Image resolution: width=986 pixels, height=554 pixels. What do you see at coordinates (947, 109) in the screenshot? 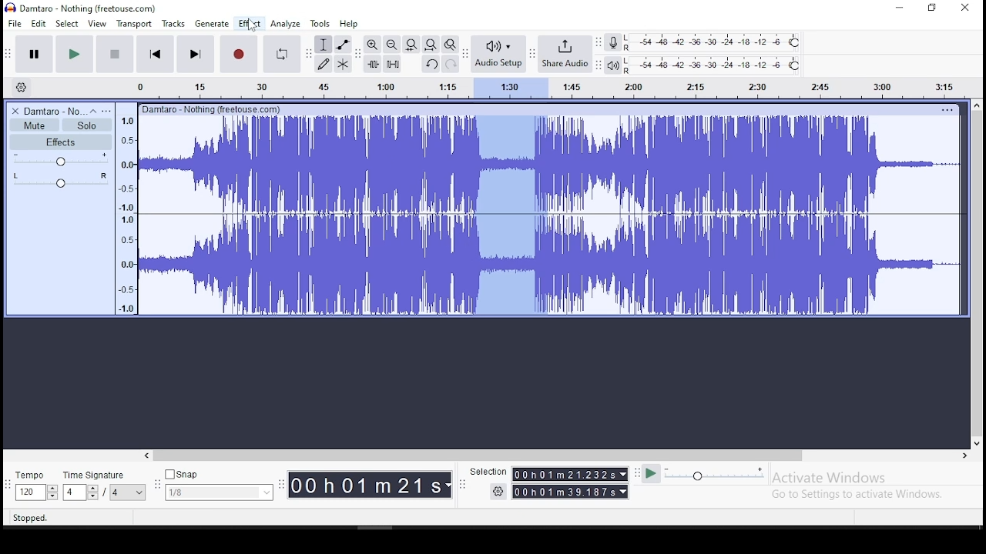
I see `` at bounding box center [947, 109].